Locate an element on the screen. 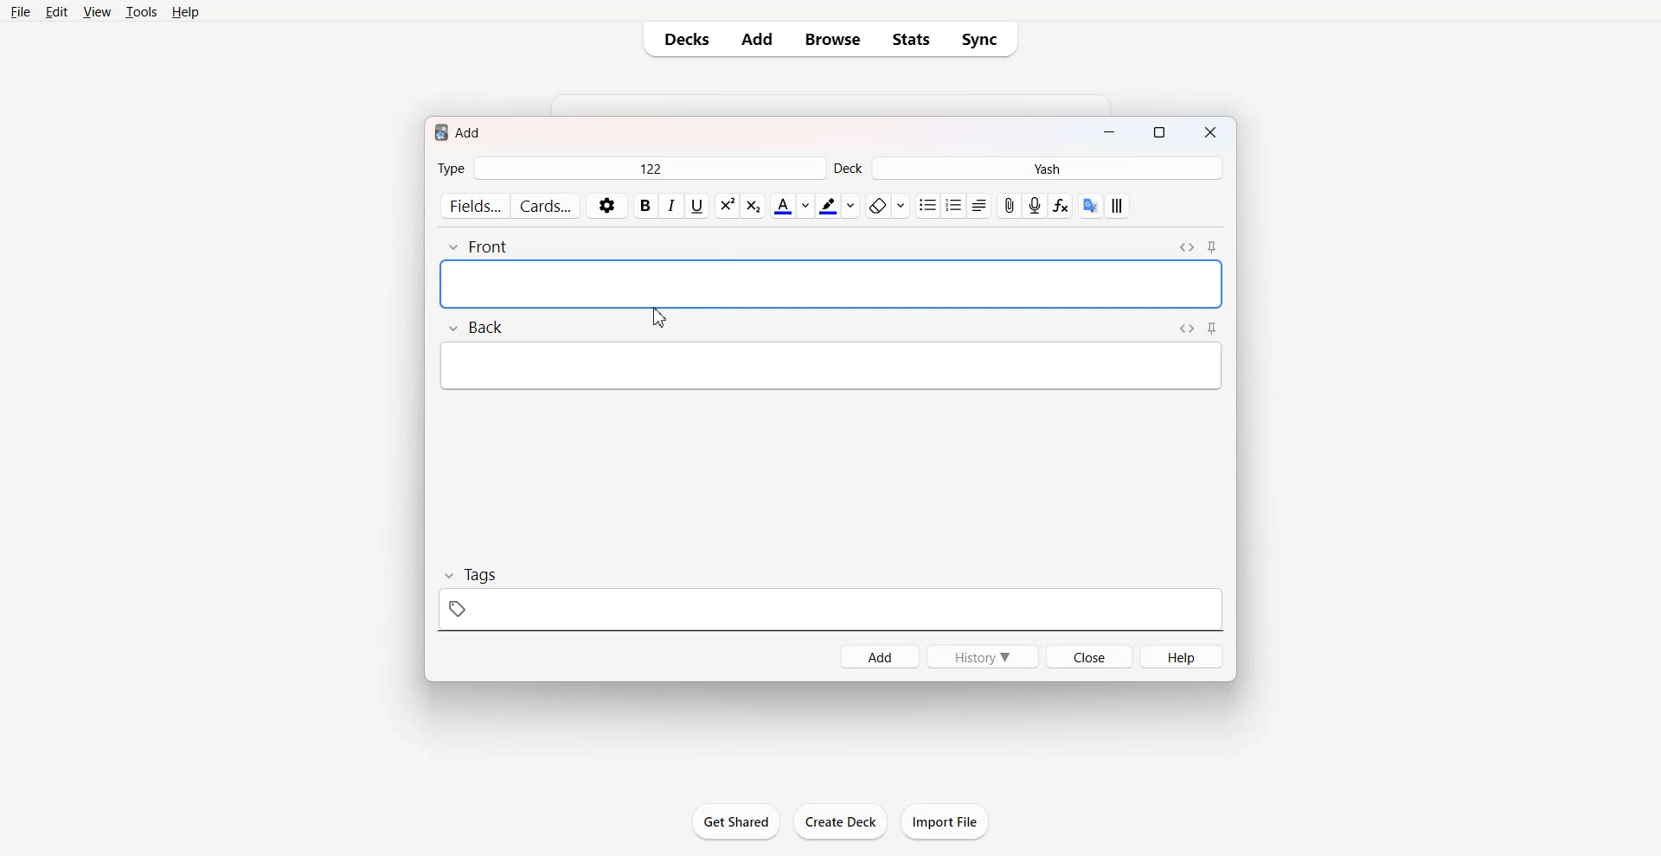 This screenshot has height=856, width=1661. Toggle HTML Editor is located at coordinates (1188, 328).